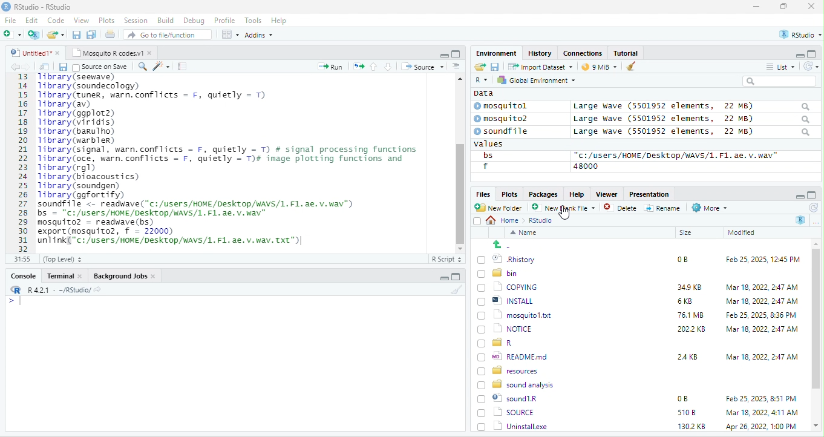  I want to click on Background Jobs, so click(124, 275).